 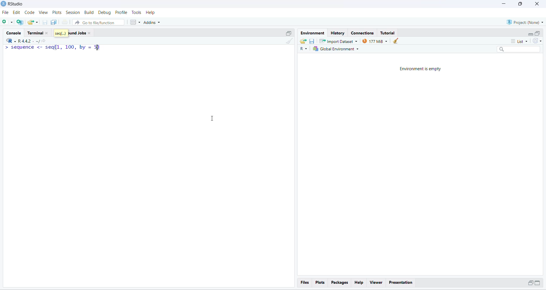 I want to click on maximise, so click(x=520, y=4).